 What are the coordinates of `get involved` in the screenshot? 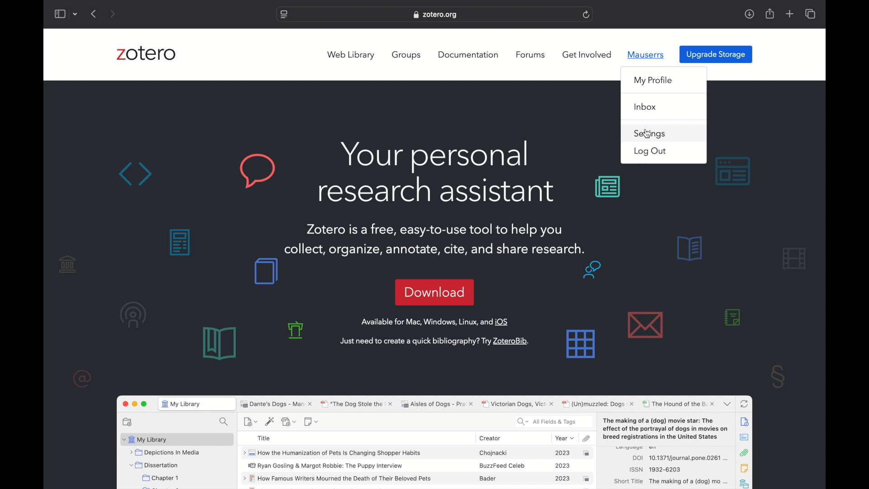 It's located at (587, 54).